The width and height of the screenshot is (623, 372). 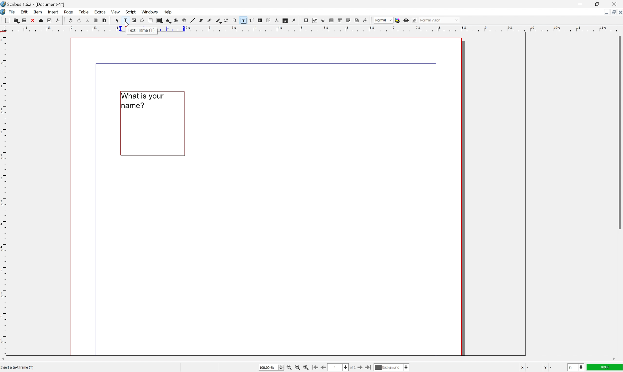 What do you see at coordinates (392, 368) in the screenshot?
I see `select current layer` at bounding box center [392, 368].